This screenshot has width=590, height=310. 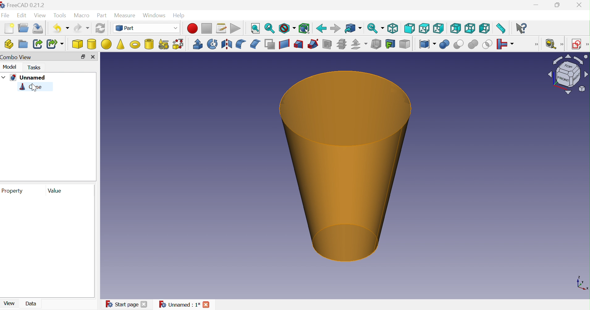 What do you see at coordinates (456, 28) in the screenshot?
I see `Rear` at bounding box center [456, 28].